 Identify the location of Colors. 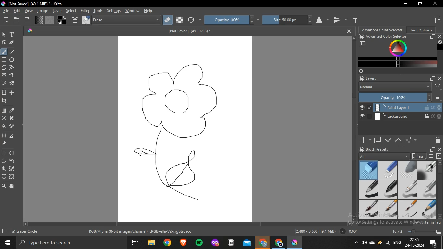
(399, 48).